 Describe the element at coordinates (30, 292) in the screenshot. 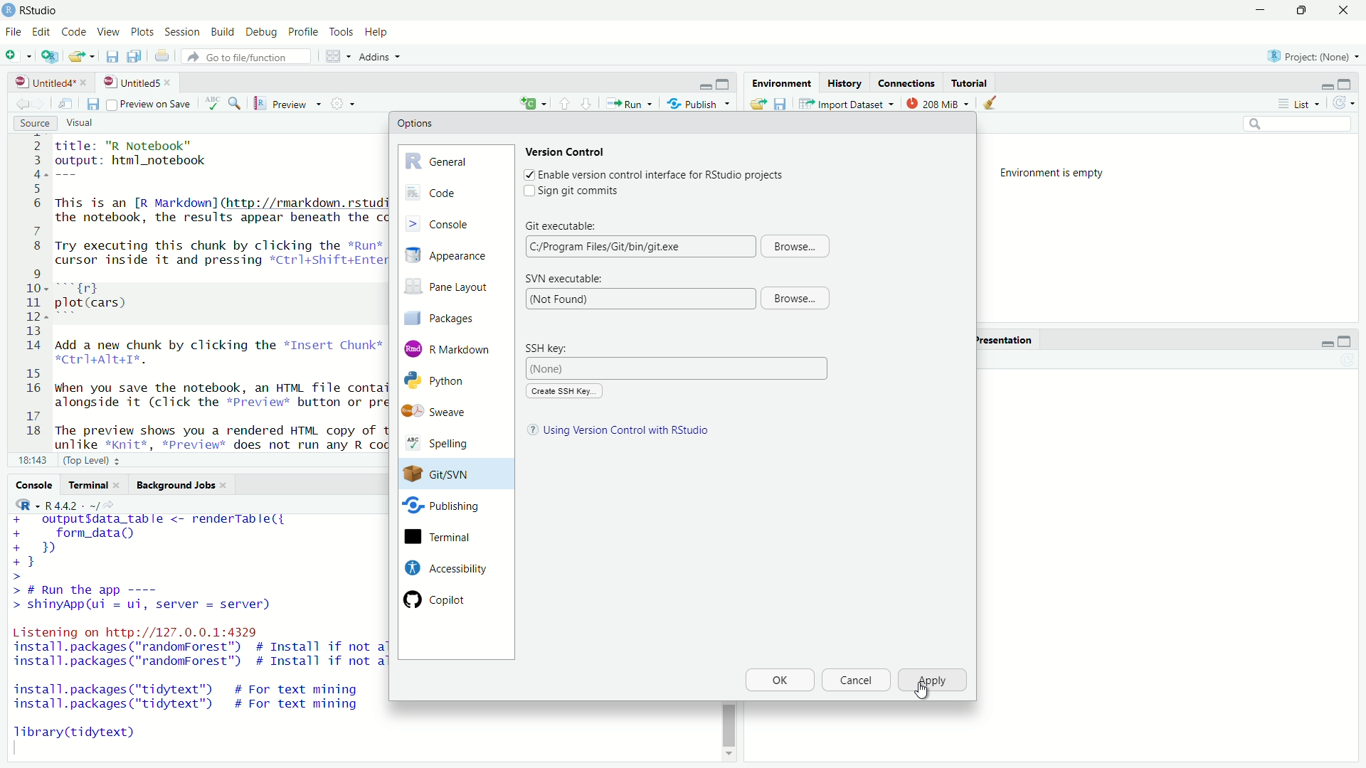

I see `2 3 4 5 6 7 8 9 10 11 12 13 14 15 16 17 18` at that location.